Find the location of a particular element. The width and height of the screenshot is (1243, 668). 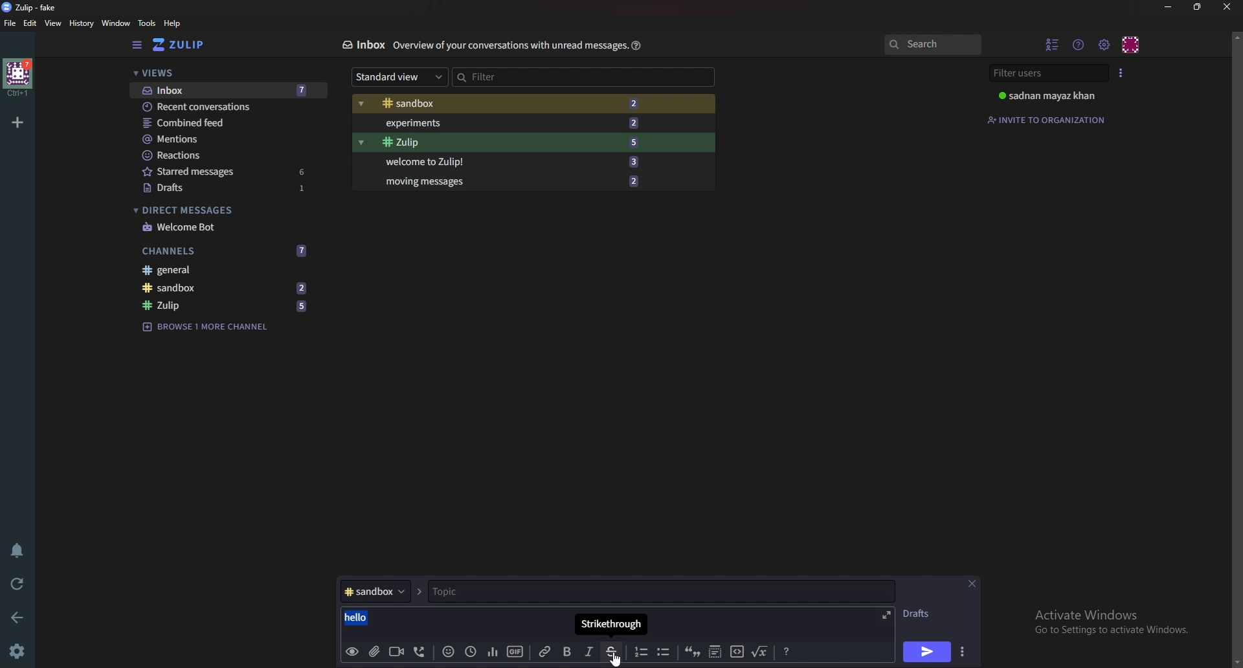

Filter is located at coordinates (517, 76).